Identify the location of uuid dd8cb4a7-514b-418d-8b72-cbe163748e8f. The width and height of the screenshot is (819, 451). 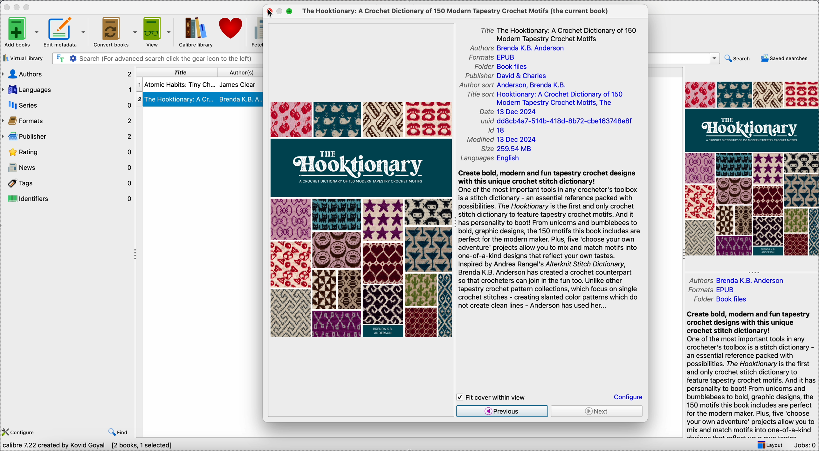
(556, 121).